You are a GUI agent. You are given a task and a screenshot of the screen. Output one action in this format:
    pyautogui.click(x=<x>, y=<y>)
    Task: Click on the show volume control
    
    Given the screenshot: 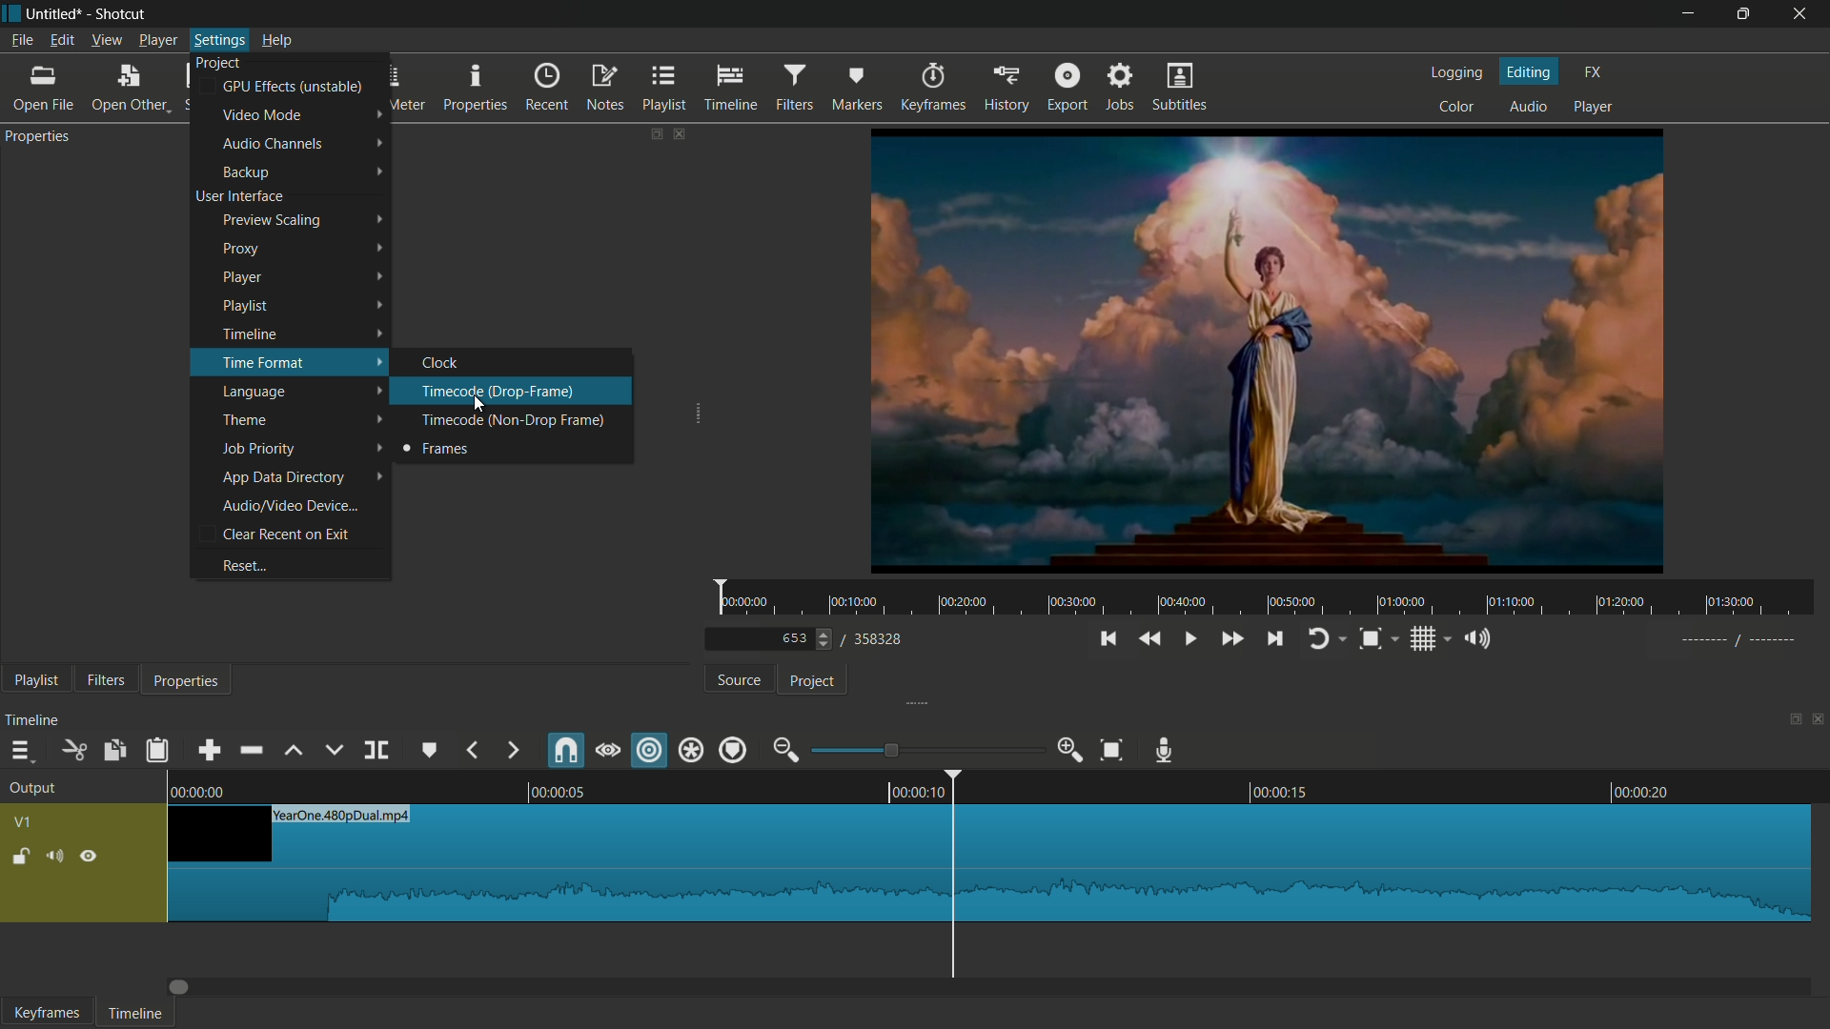 What is the action you would take?
    pyautogui.click(x=1477, y=638)
    